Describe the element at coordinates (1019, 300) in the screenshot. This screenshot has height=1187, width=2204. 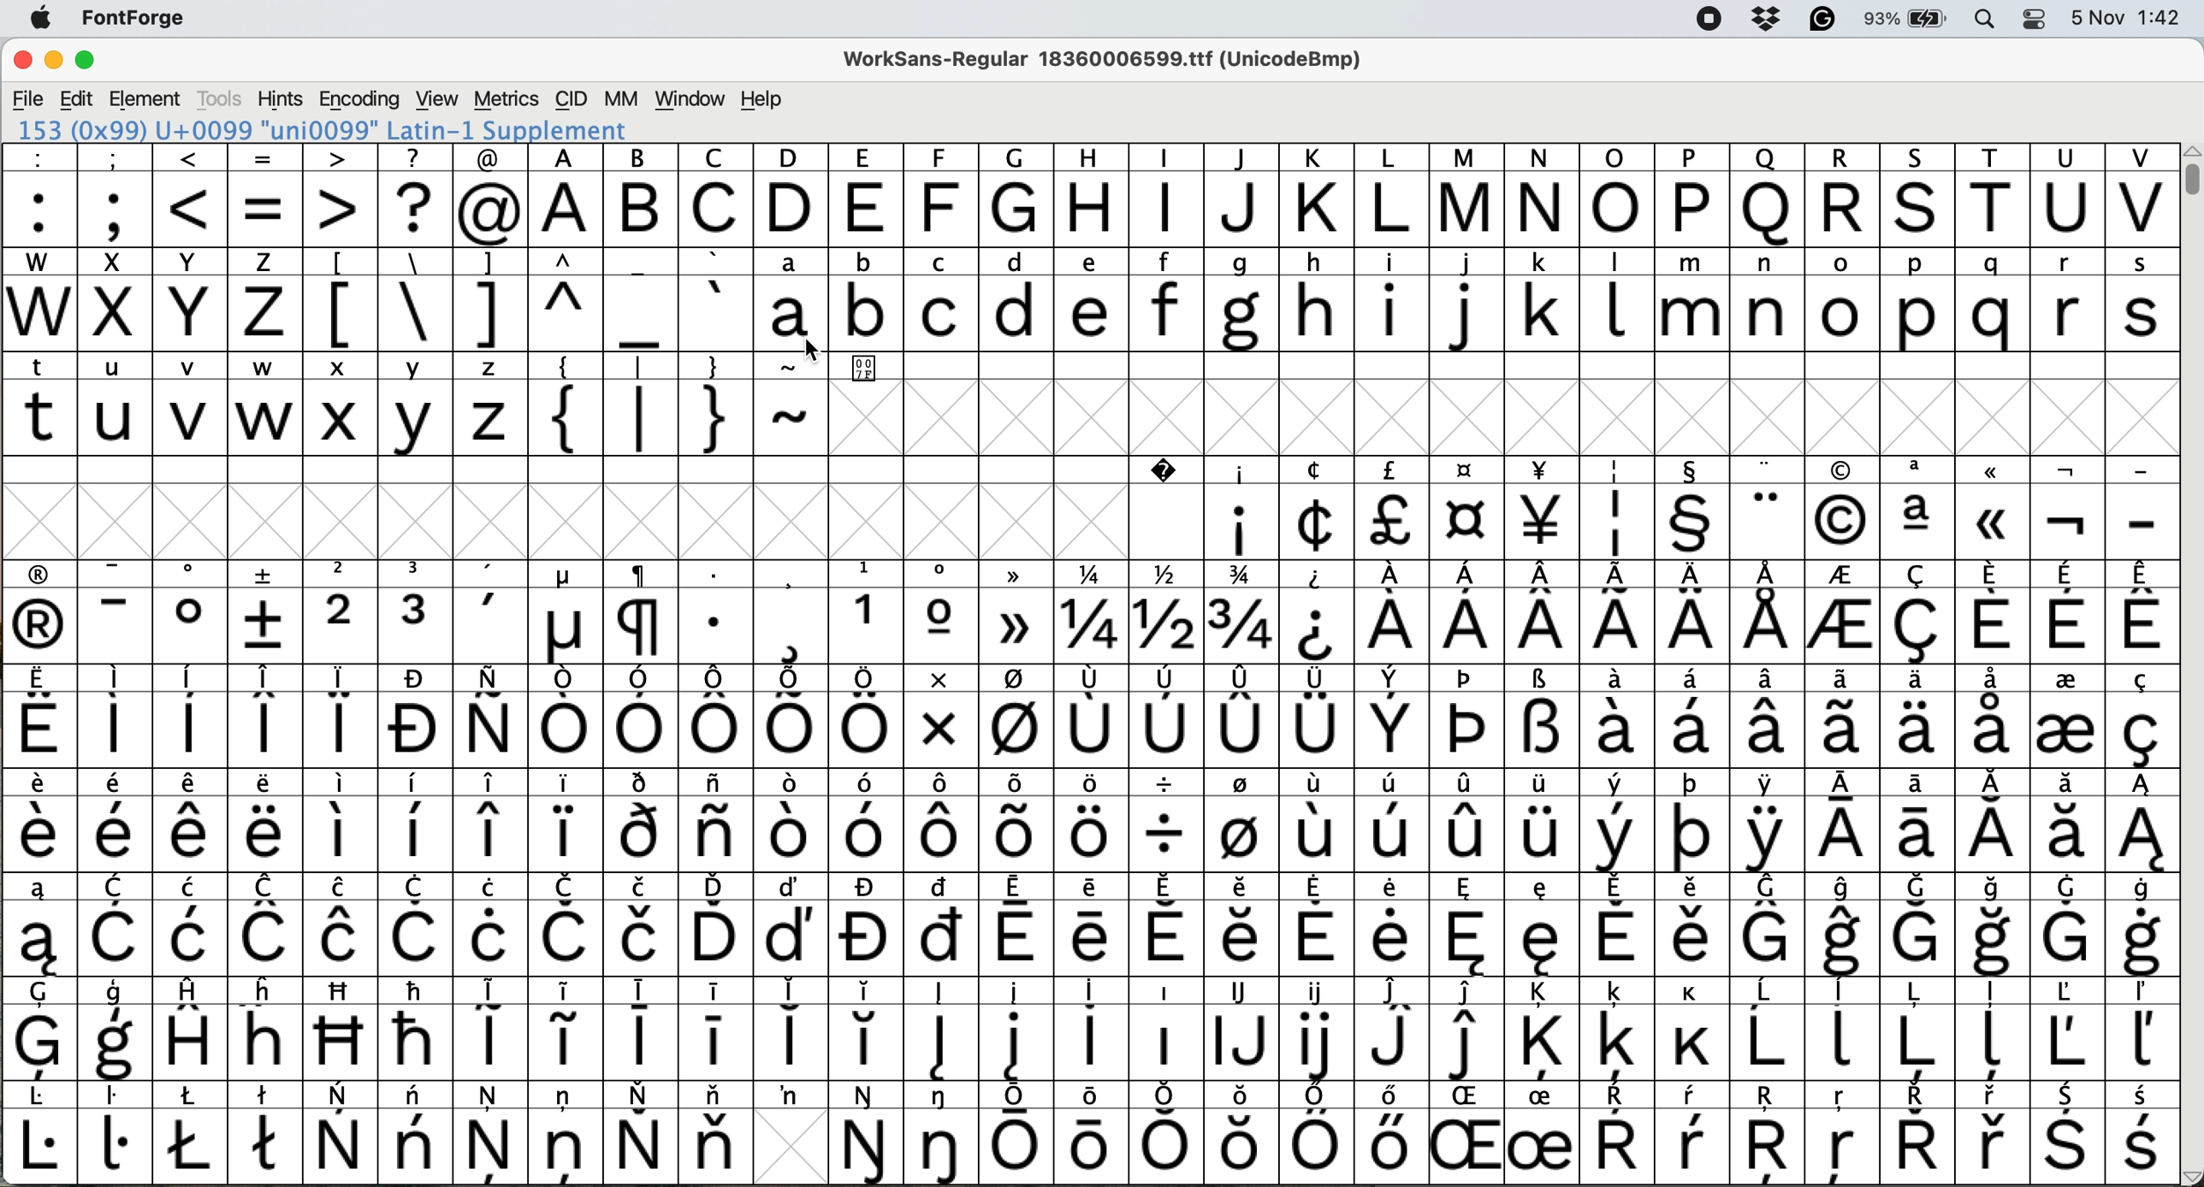
I see `d` at that location.